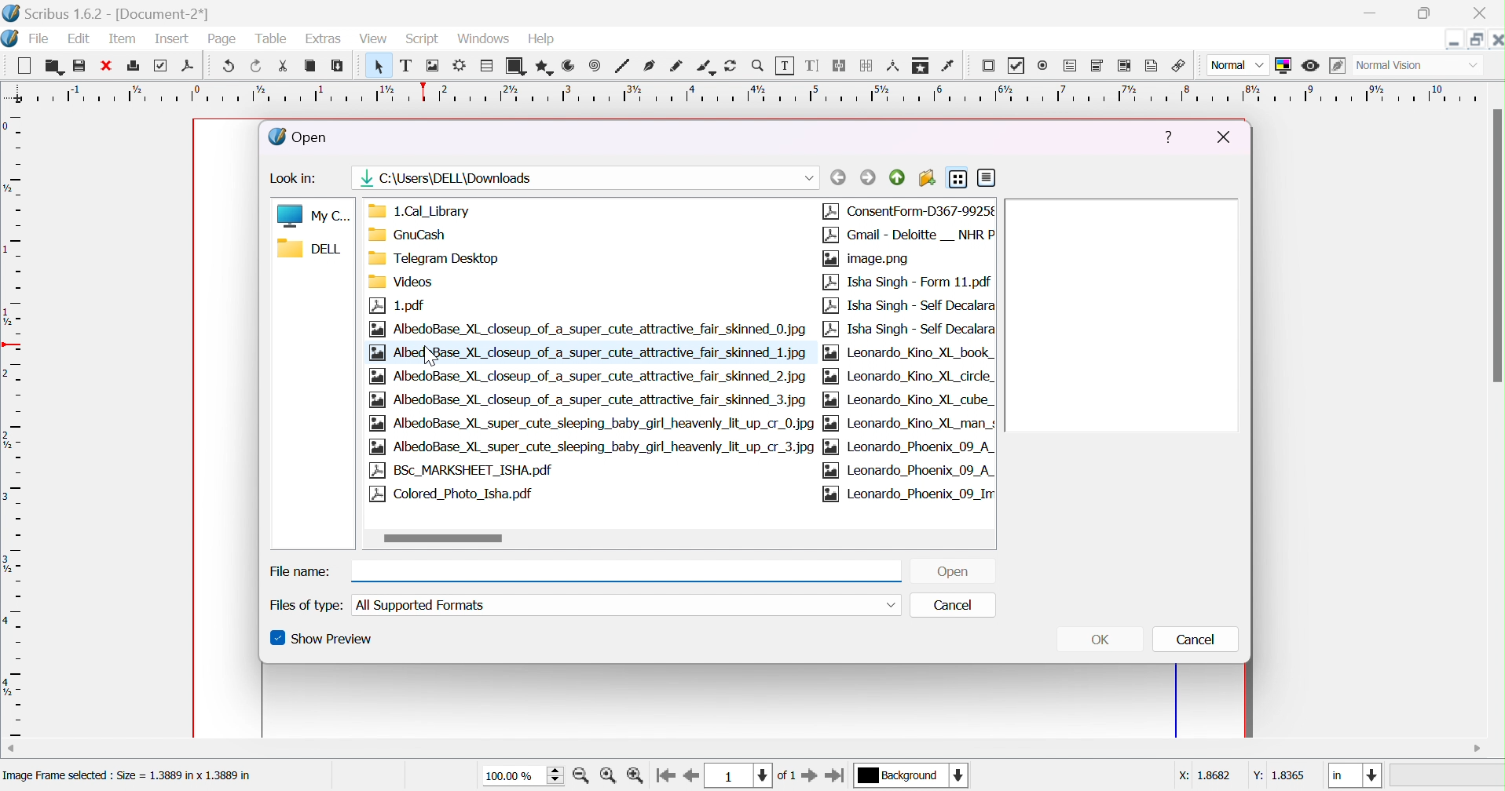 This screenshot has height=791, width=1505. What do you see at coordinates (892, 605) in the screenshot?
I see `drop down` at bounding box center [892, 605].